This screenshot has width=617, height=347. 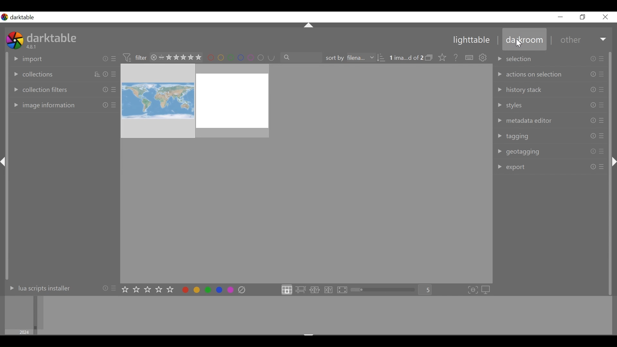 What do you see at coordinates (25, 332) in the screenshot?
I see `2024` at bounding box center [25, 332].